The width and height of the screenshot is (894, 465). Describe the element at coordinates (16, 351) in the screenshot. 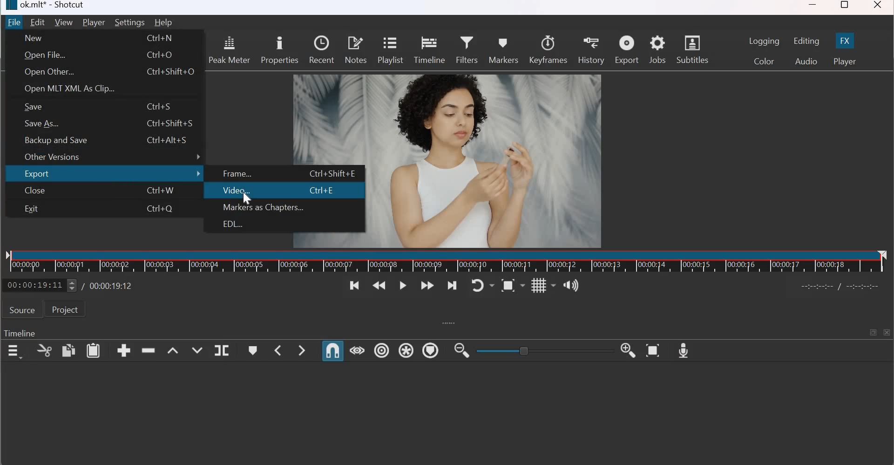

I see `timeline menu ` at that location.